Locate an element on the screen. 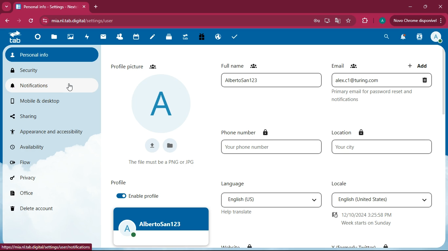  public is located at coordinates (217, 36).